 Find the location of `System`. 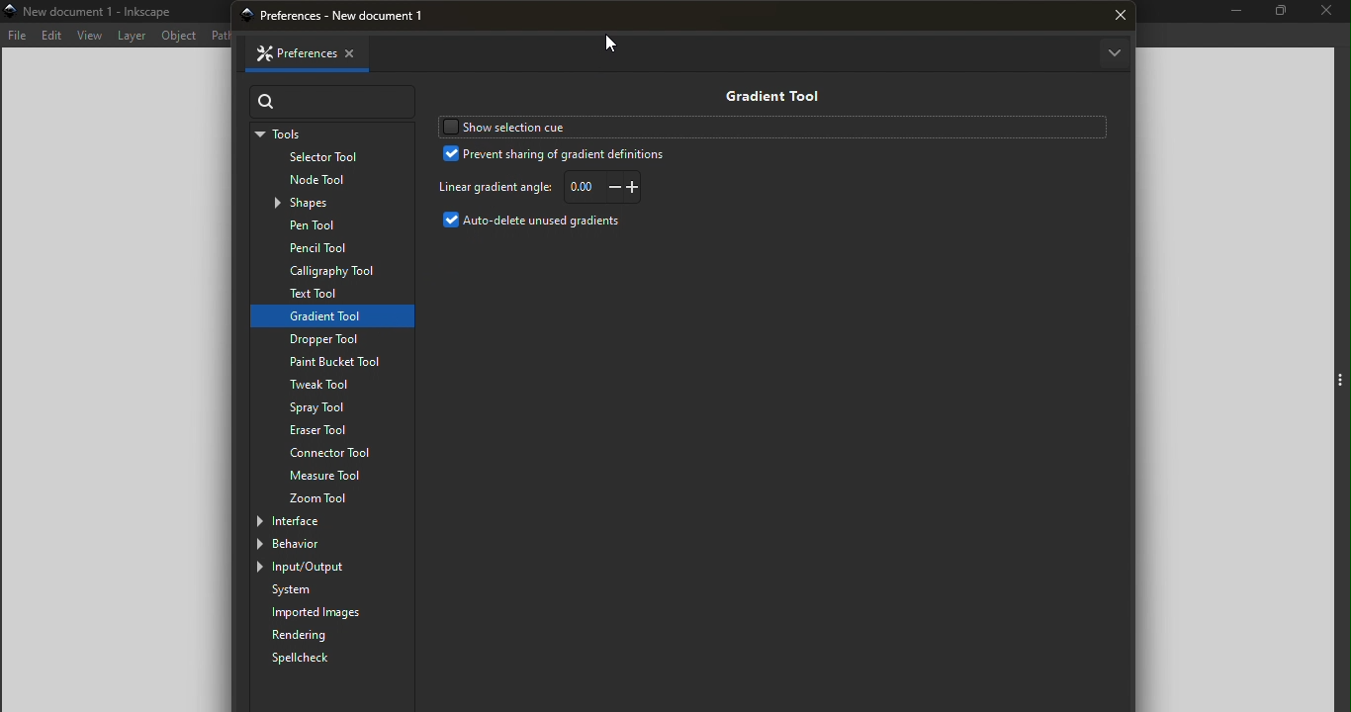

System is located at coordinates (336, 590).